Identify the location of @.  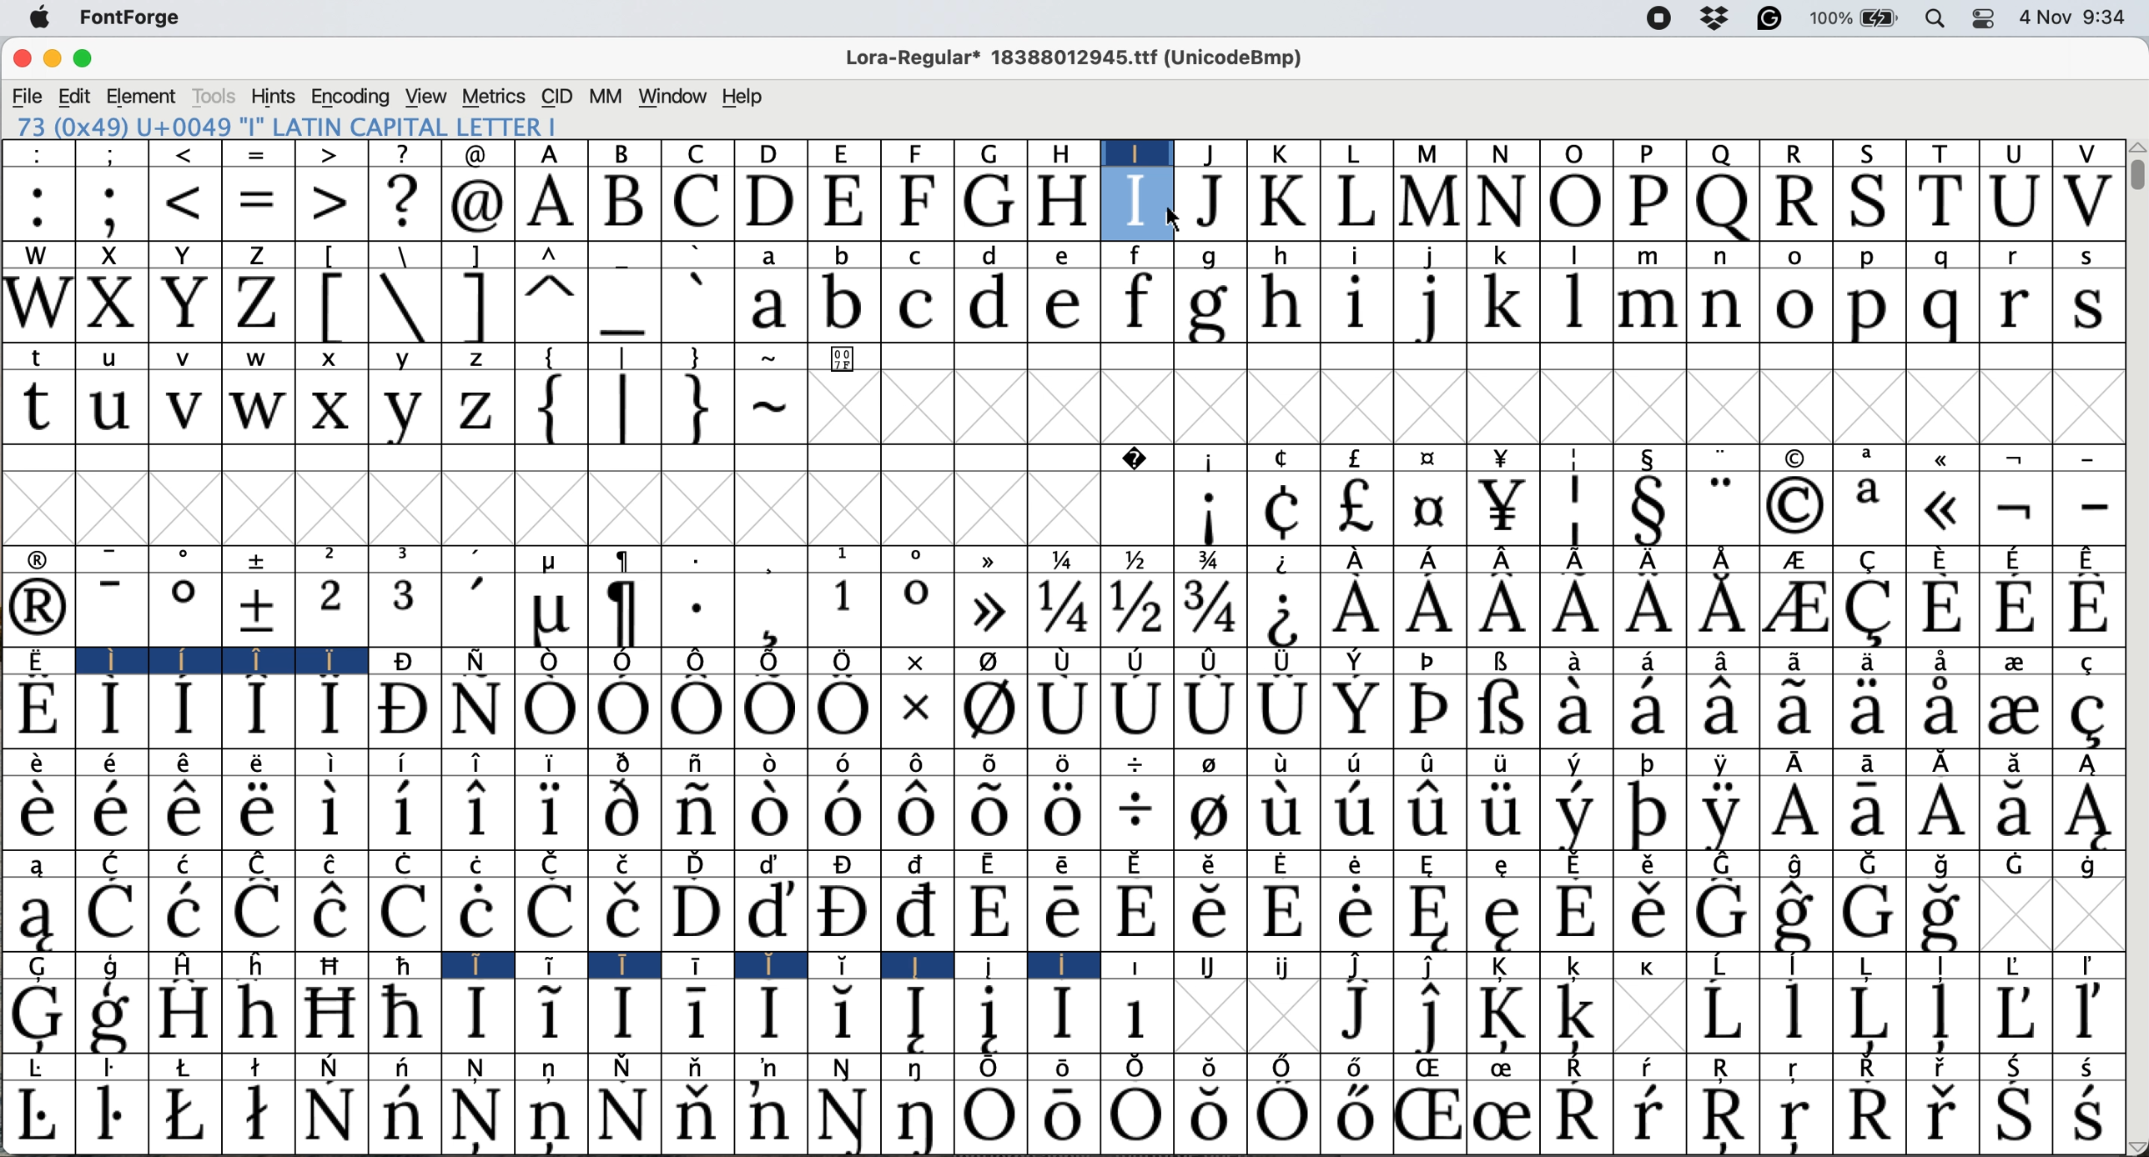
(481, 155).